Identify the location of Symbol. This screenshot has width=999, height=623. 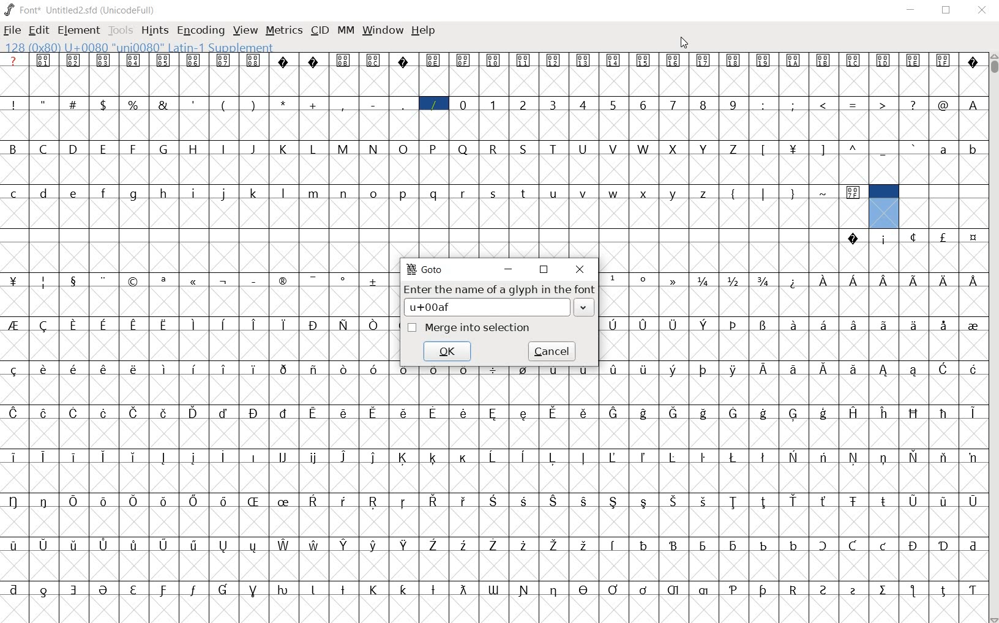
(433, 458).